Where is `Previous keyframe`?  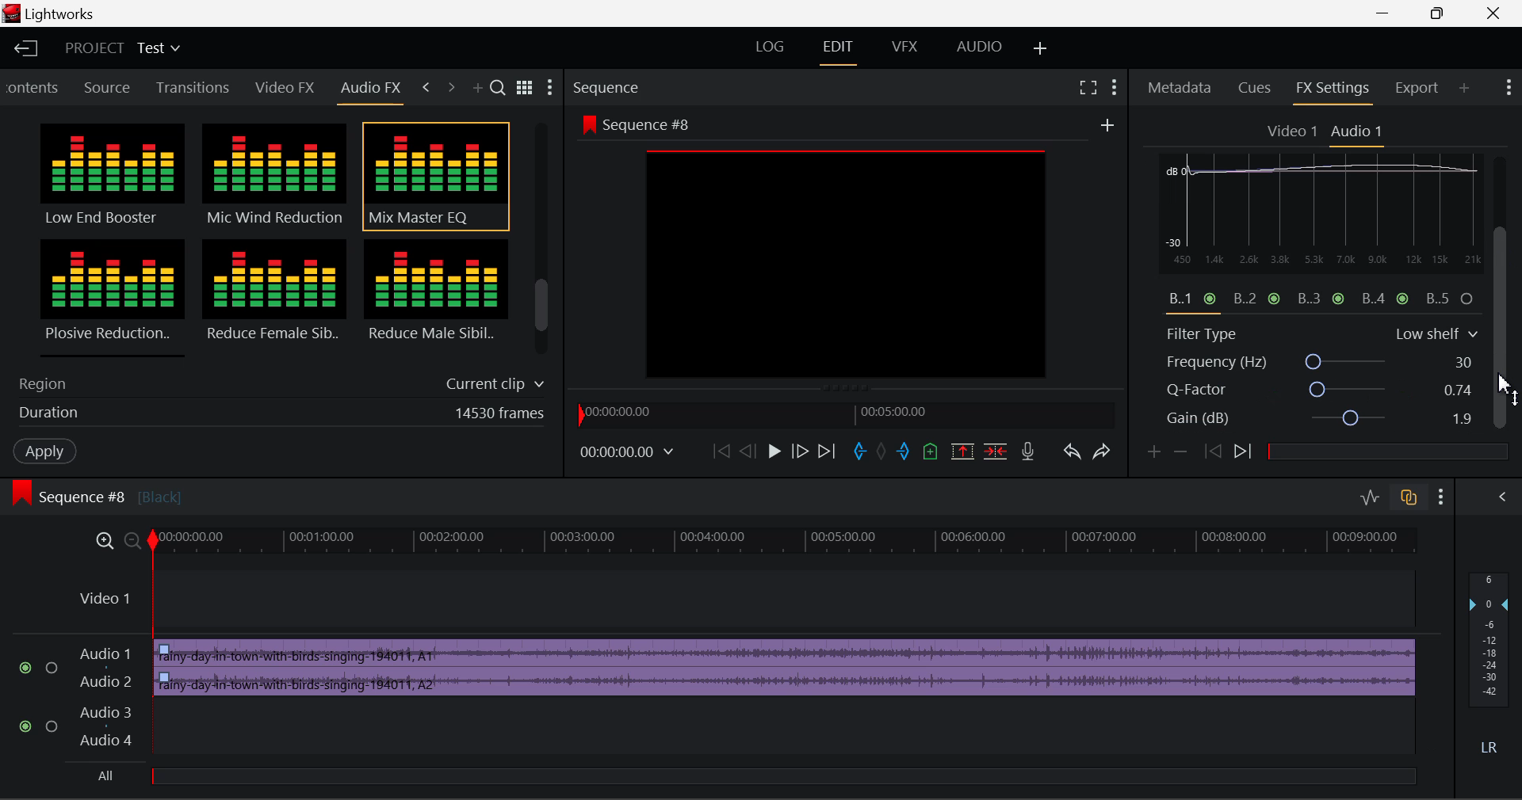 Previous keyframe is located at coordinates (1216, 452).